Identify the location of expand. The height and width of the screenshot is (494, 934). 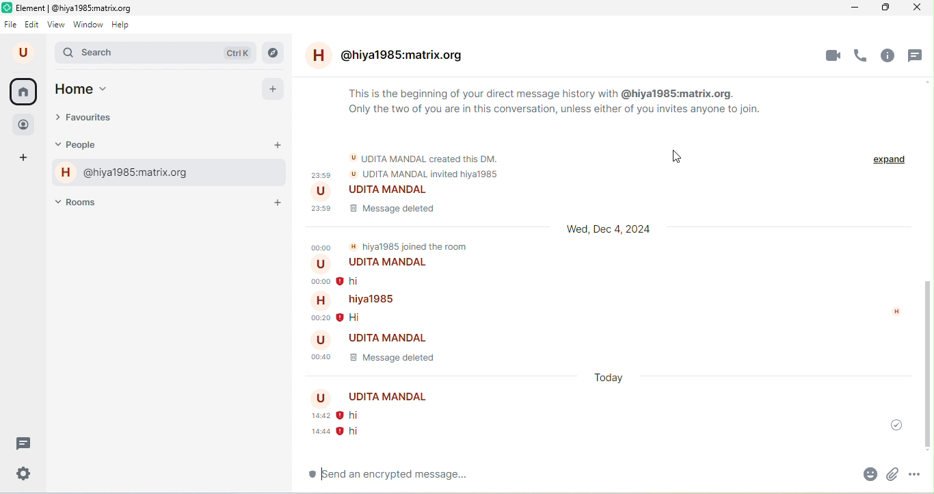
(886, 163).